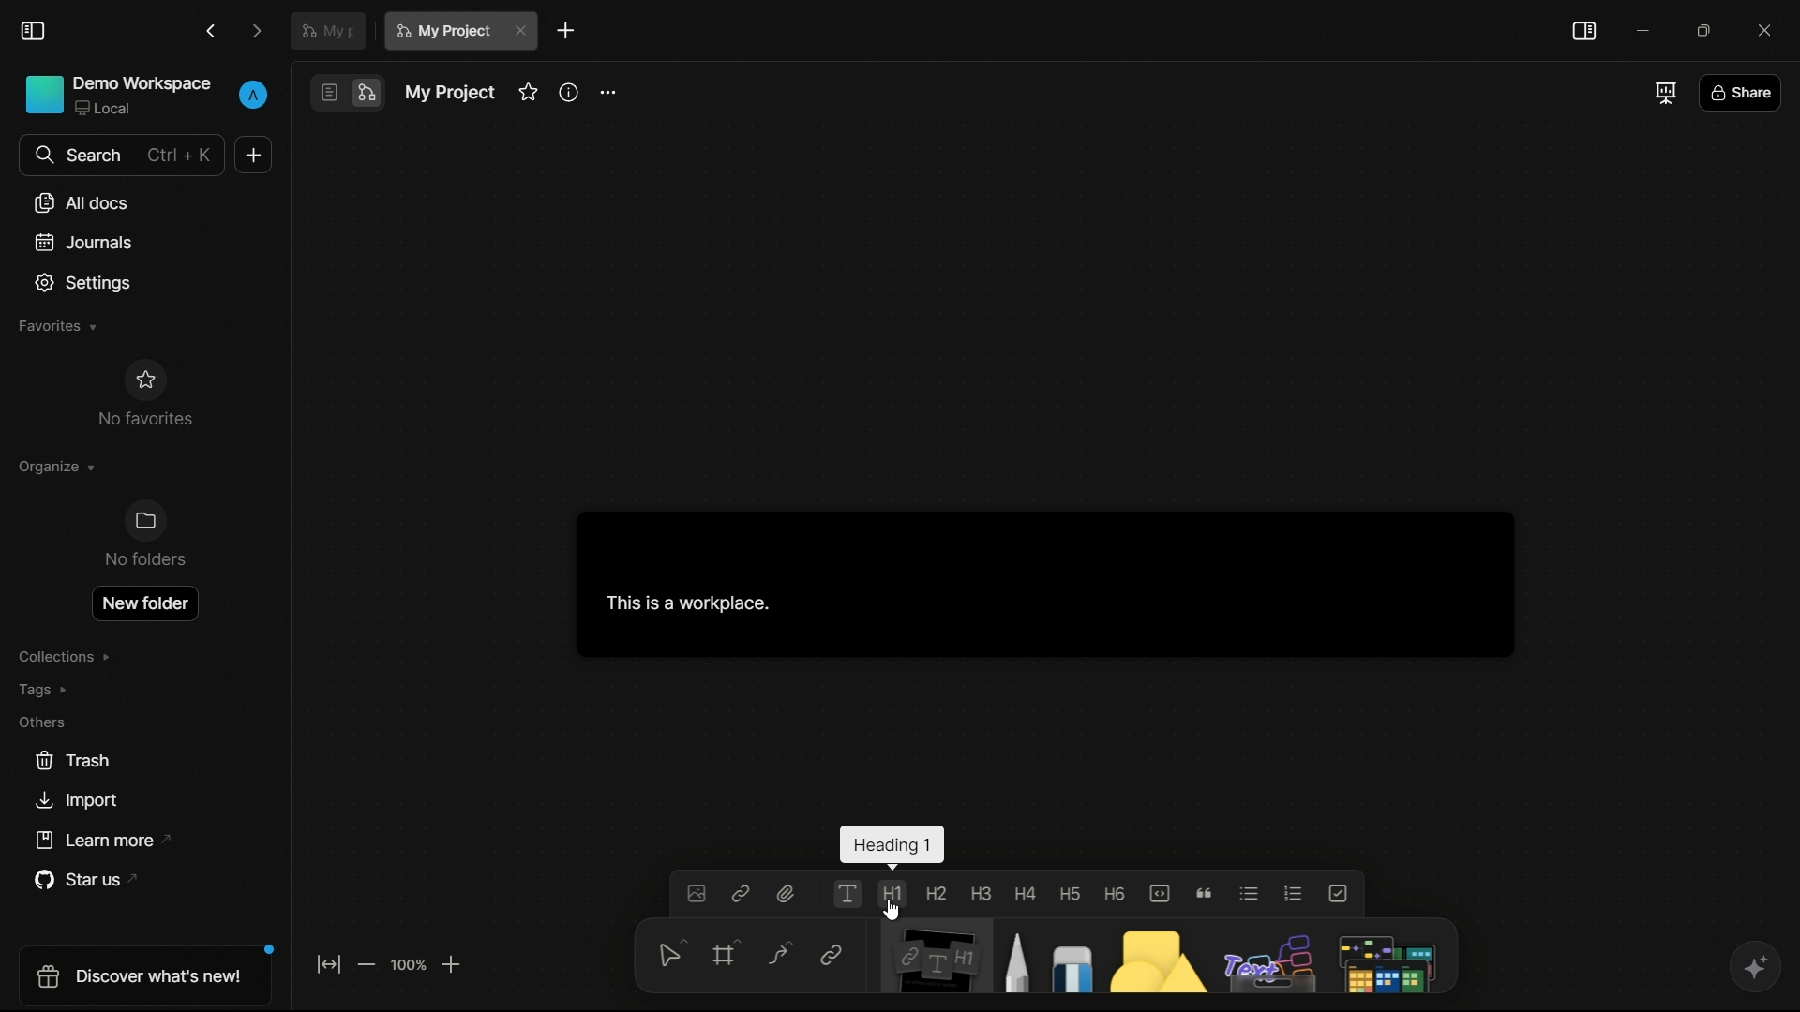  What do you see at coordinates (1770, 28) in the screenshot?
I see `close app` at bounding box center [1770, 28].